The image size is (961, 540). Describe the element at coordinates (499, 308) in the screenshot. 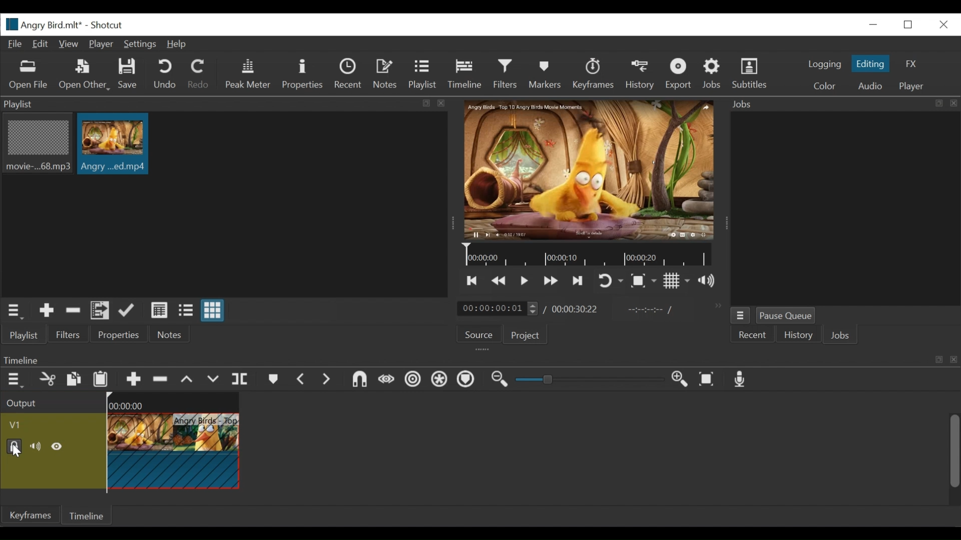

I see `Current location` at that location.